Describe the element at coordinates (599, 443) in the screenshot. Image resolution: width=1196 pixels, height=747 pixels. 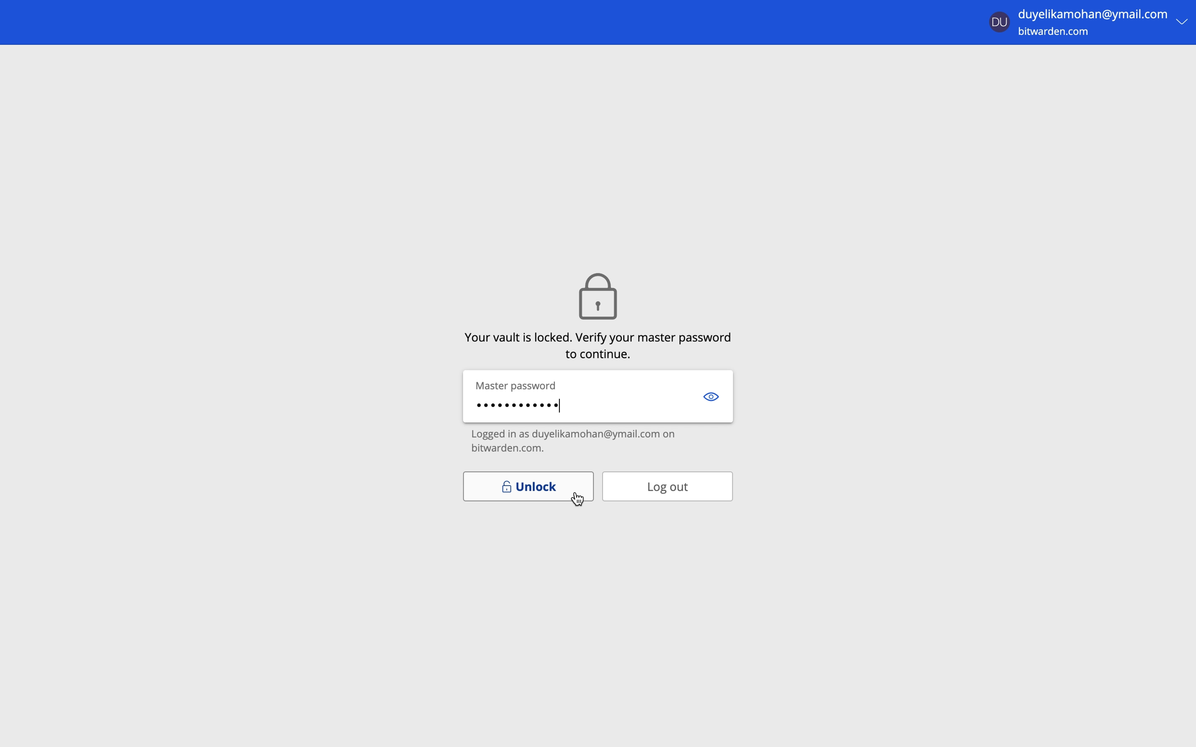
I see `logged in as` at that location.